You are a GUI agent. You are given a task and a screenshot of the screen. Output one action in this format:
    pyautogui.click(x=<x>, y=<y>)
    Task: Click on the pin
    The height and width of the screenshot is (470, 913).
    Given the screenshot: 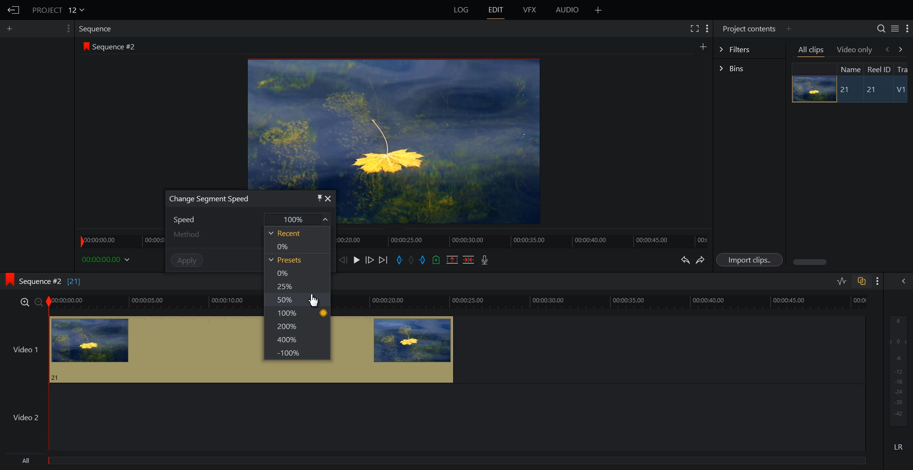 What is the action you would take?
    pyautogui.click(x=317, y=198)
    